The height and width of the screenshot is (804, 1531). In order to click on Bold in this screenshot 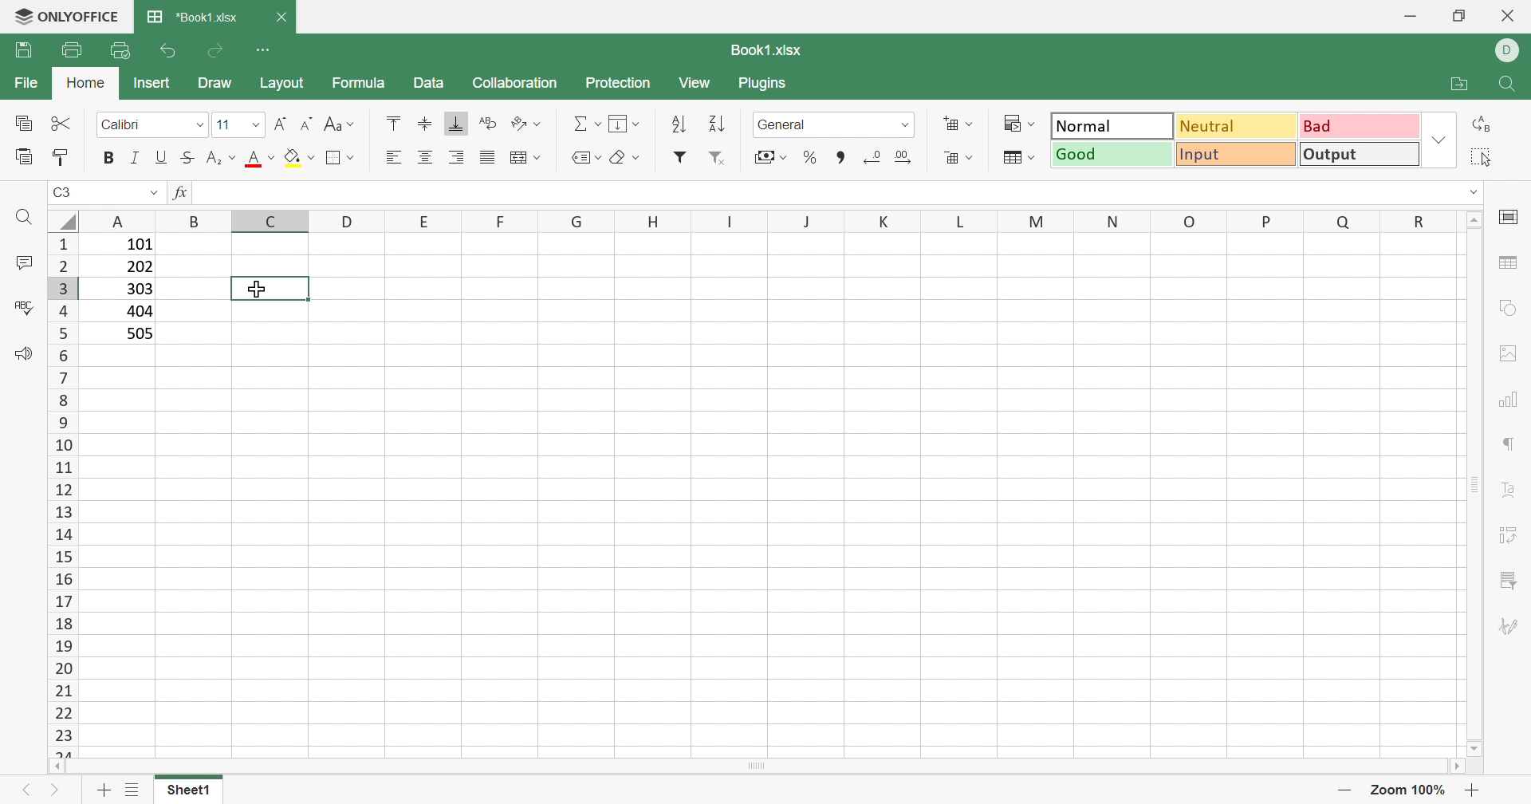, I will do `click(108, 157)`.